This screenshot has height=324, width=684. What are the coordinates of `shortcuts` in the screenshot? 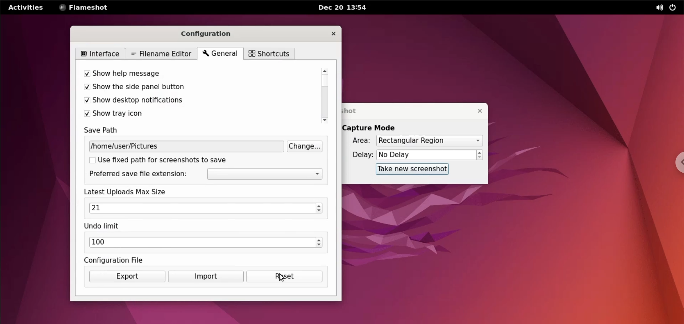 It's located at (269, 54).